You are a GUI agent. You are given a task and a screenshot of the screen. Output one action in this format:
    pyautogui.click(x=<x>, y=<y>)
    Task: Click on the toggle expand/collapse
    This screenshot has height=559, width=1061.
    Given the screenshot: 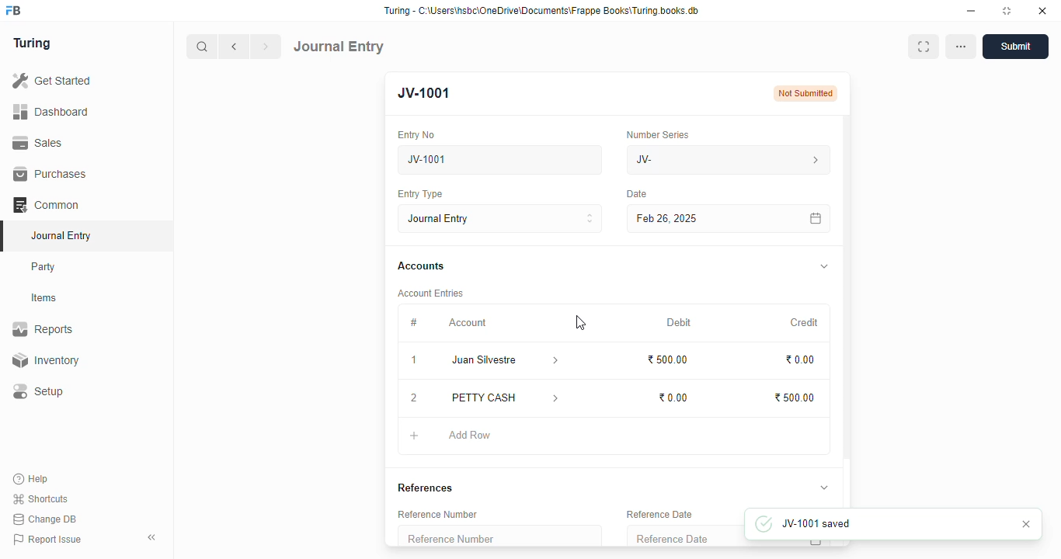 What is the action you would take?
    pyautogui.click(x=825, y=487)
    